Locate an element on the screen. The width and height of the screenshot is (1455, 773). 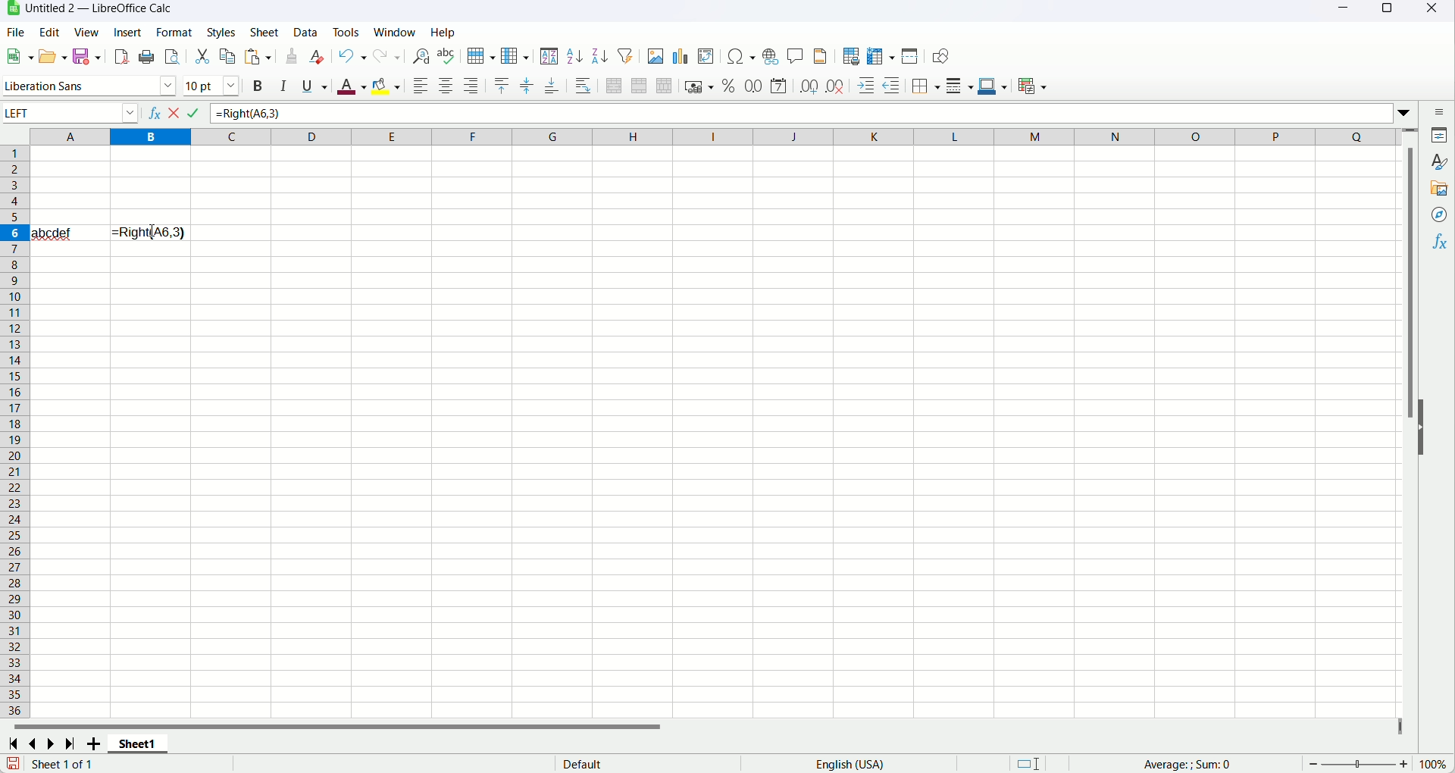
functions is located at coordinates (1438, 244).